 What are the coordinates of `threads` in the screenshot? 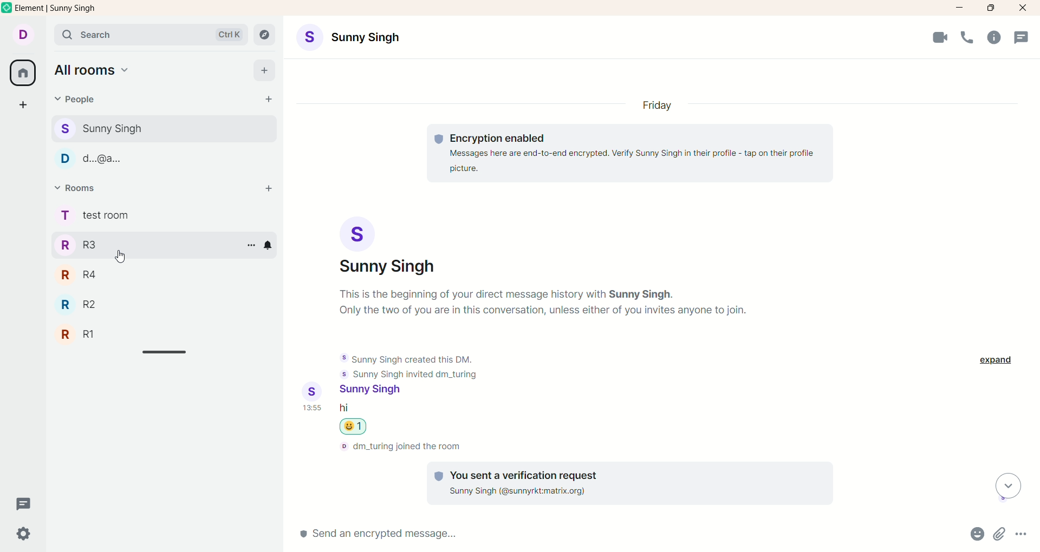 It's located at (1026, 37).